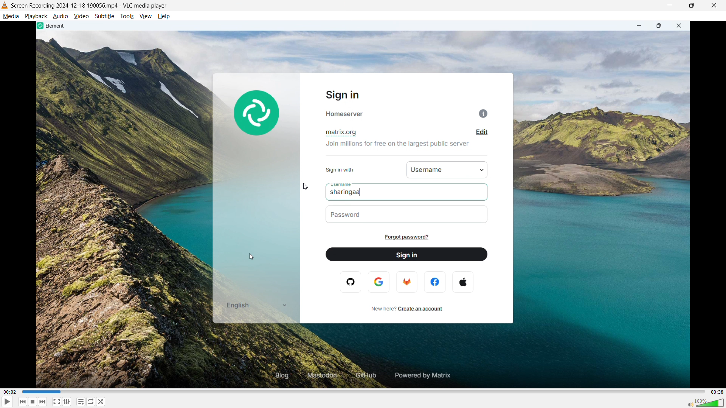 The width and height of the screenshot is (726, 408). What do you see at coordinates (61, 16) in the screenshot?
I see `Audio ` at bounding box center [61, 16].